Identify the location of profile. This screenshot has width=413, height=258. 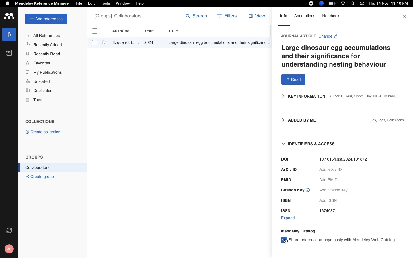
(10, 249).